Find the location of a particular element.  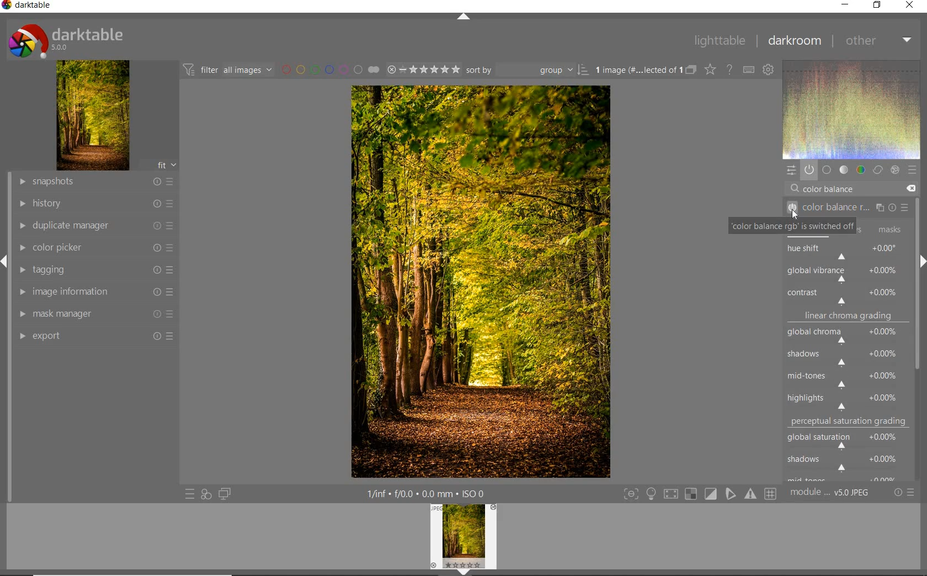

display a second darkroom image window is located at coordinates (222, 494).